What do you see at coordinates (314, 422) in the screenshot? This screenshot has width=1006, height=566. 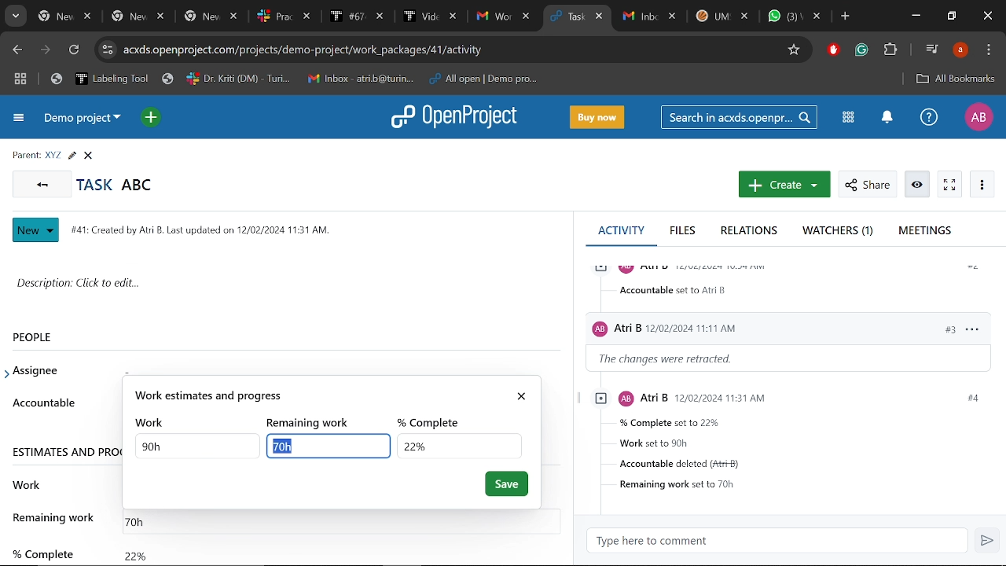 I see `remaining work` at bounding box center [314, 422].